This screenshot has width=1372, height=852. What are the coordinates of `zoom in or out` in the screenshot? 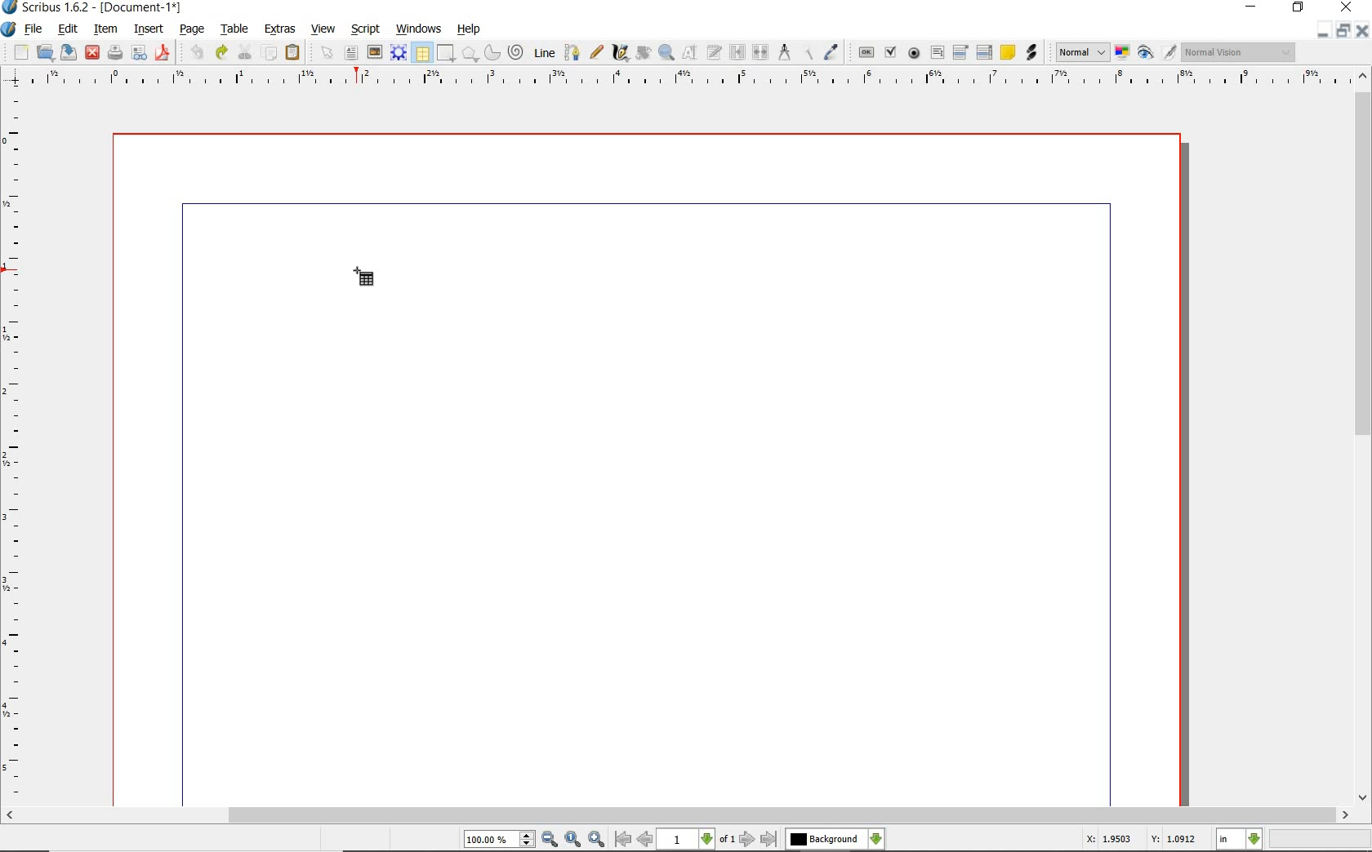 It's located at (666, 53).